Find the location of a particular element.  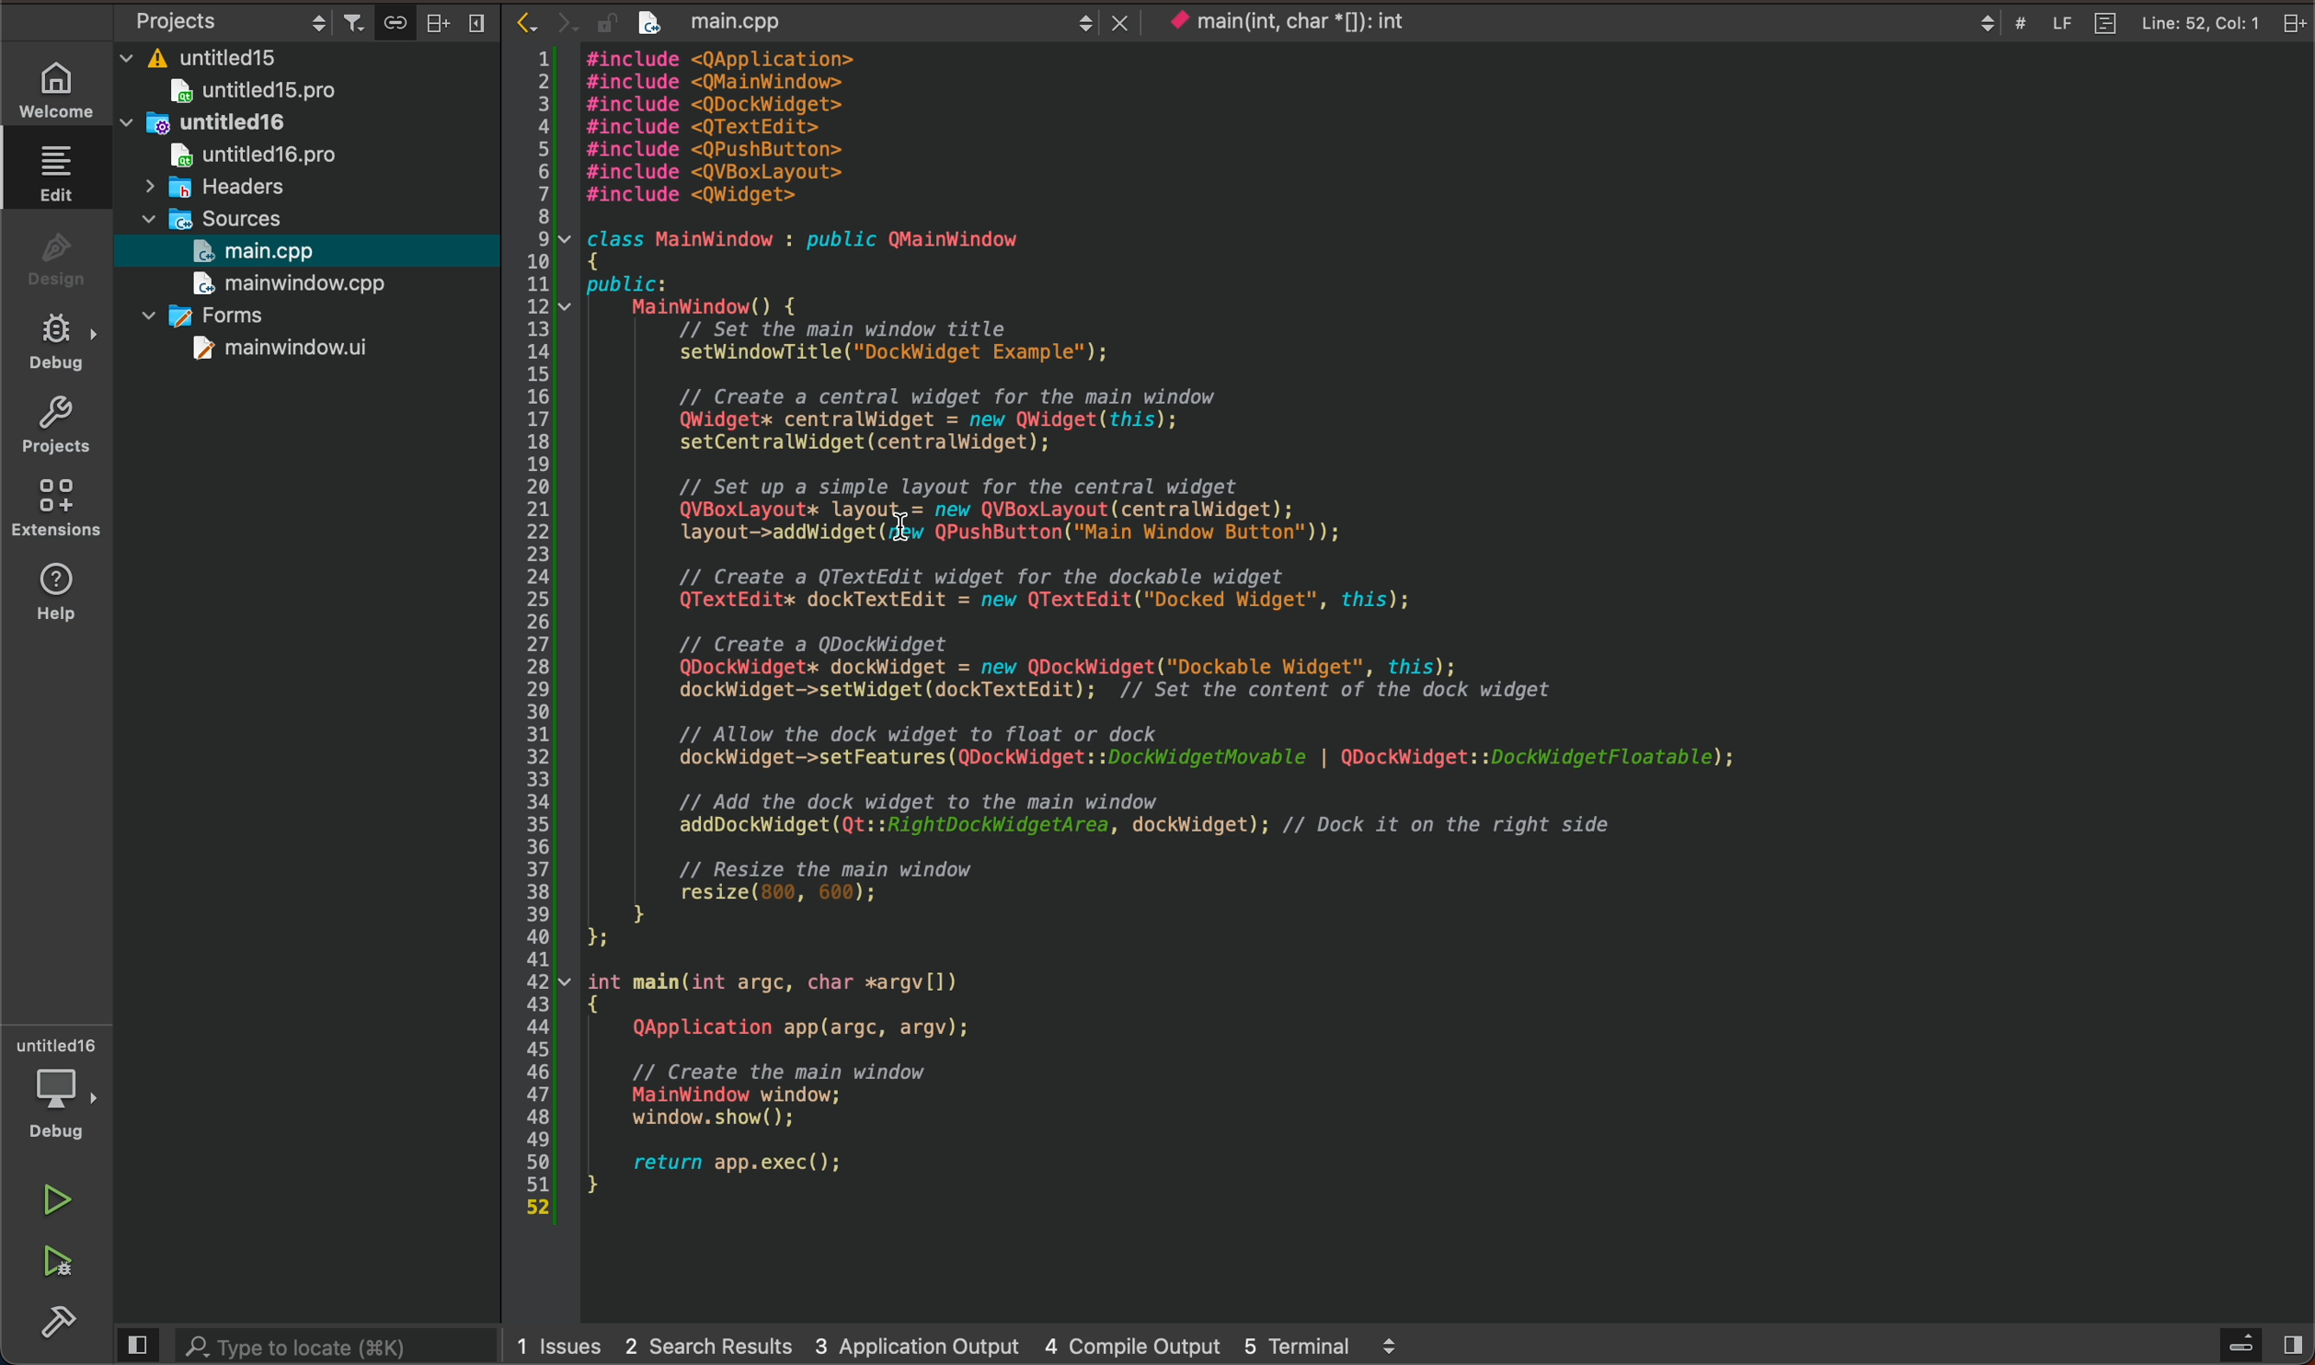

updated code is located at coordinates (1276, 640).